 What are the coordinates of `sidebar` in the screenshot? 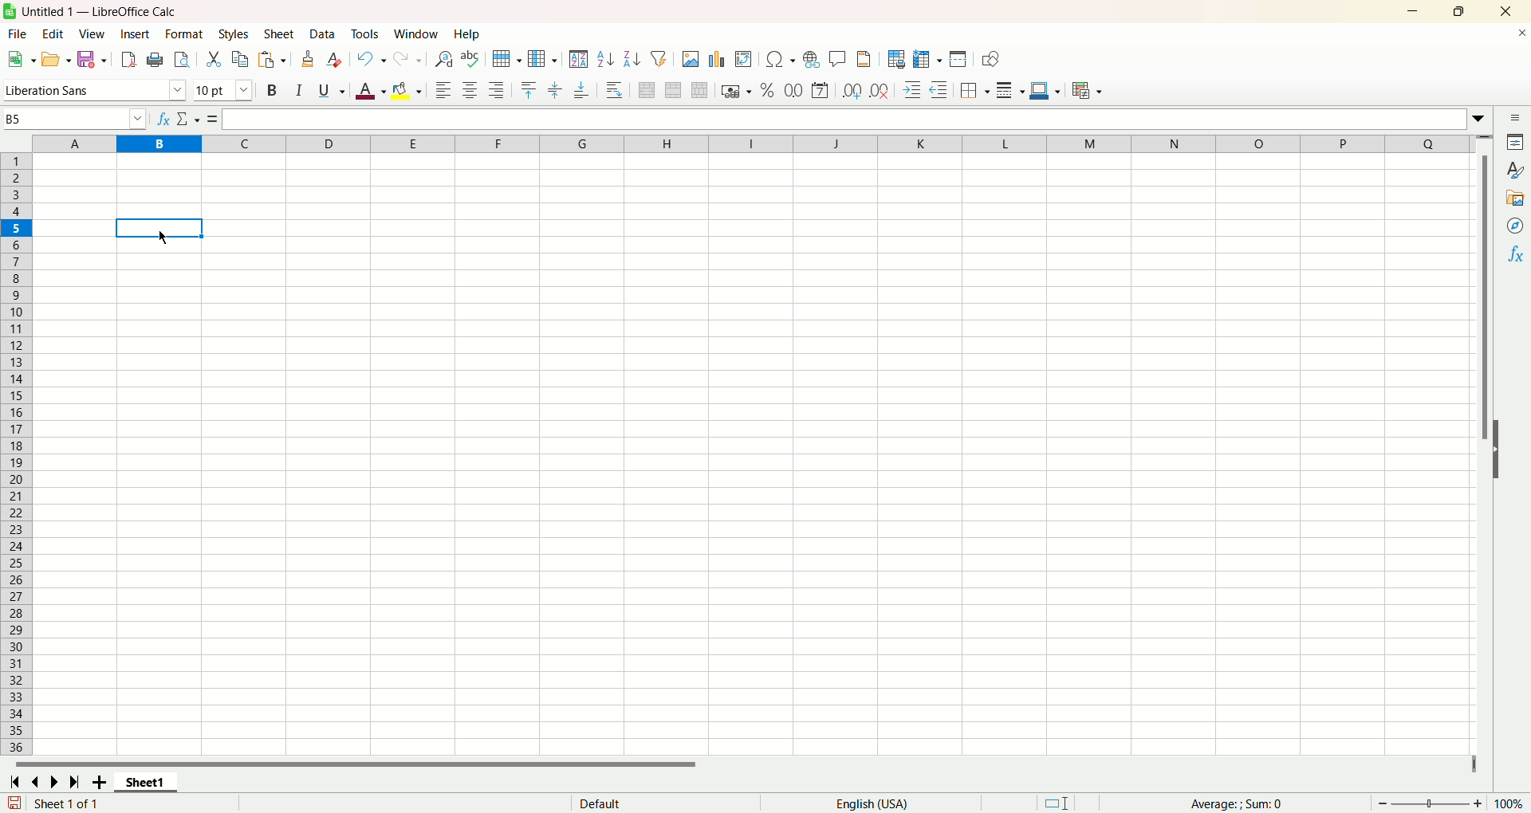 It's located at (1514, 118).